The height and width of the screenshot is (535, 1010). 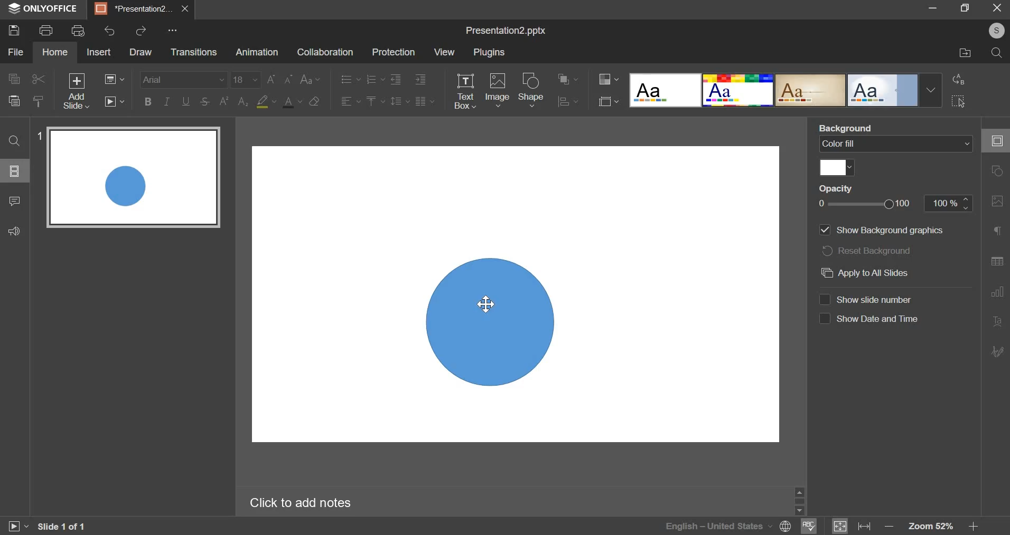 What do you see at coordinates (185, 101) in the screenshot?
I see `` at bounding box center [185, 101].